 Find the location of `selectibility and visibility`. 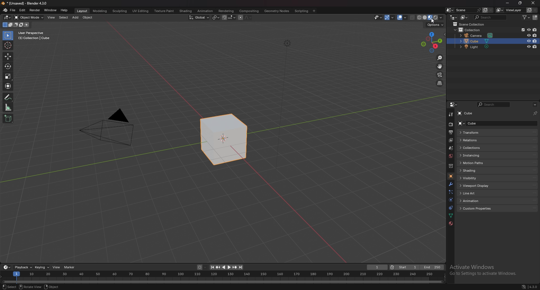

selectibility and visibility is located at coordinates (378, 17).